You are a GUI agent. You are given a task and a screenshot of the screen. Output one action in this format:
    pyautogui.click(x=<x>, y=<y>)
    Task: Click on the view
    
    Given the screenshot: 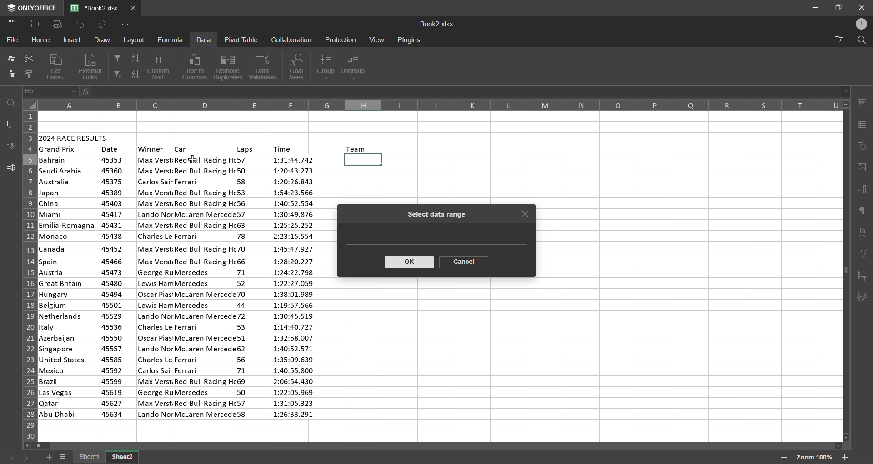 What is the action you would take?
    pyautogui.click(x=376, y=39)
    